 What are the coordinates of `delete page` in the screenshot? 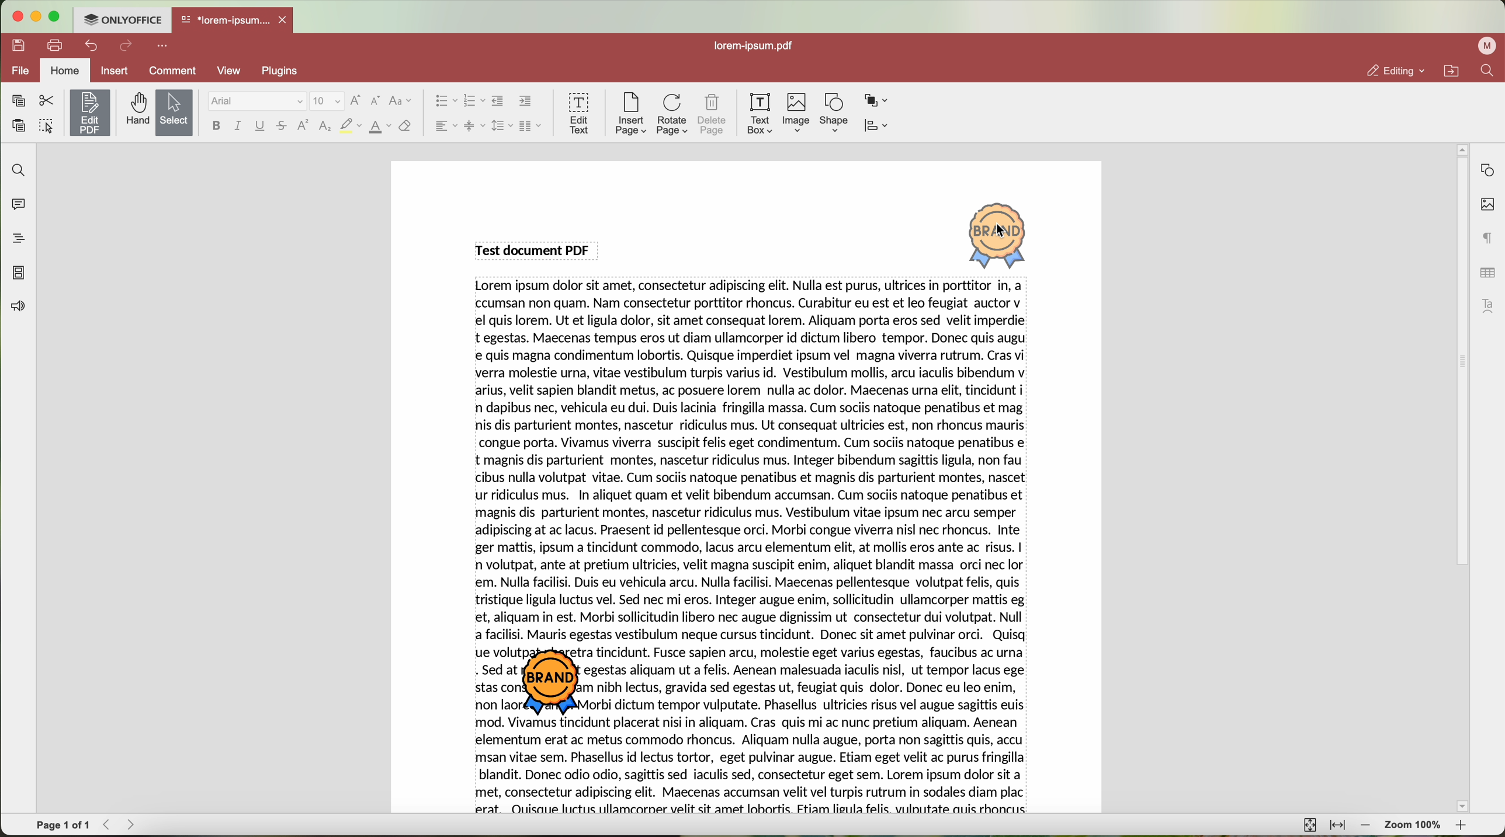 It's located at (713, 116).